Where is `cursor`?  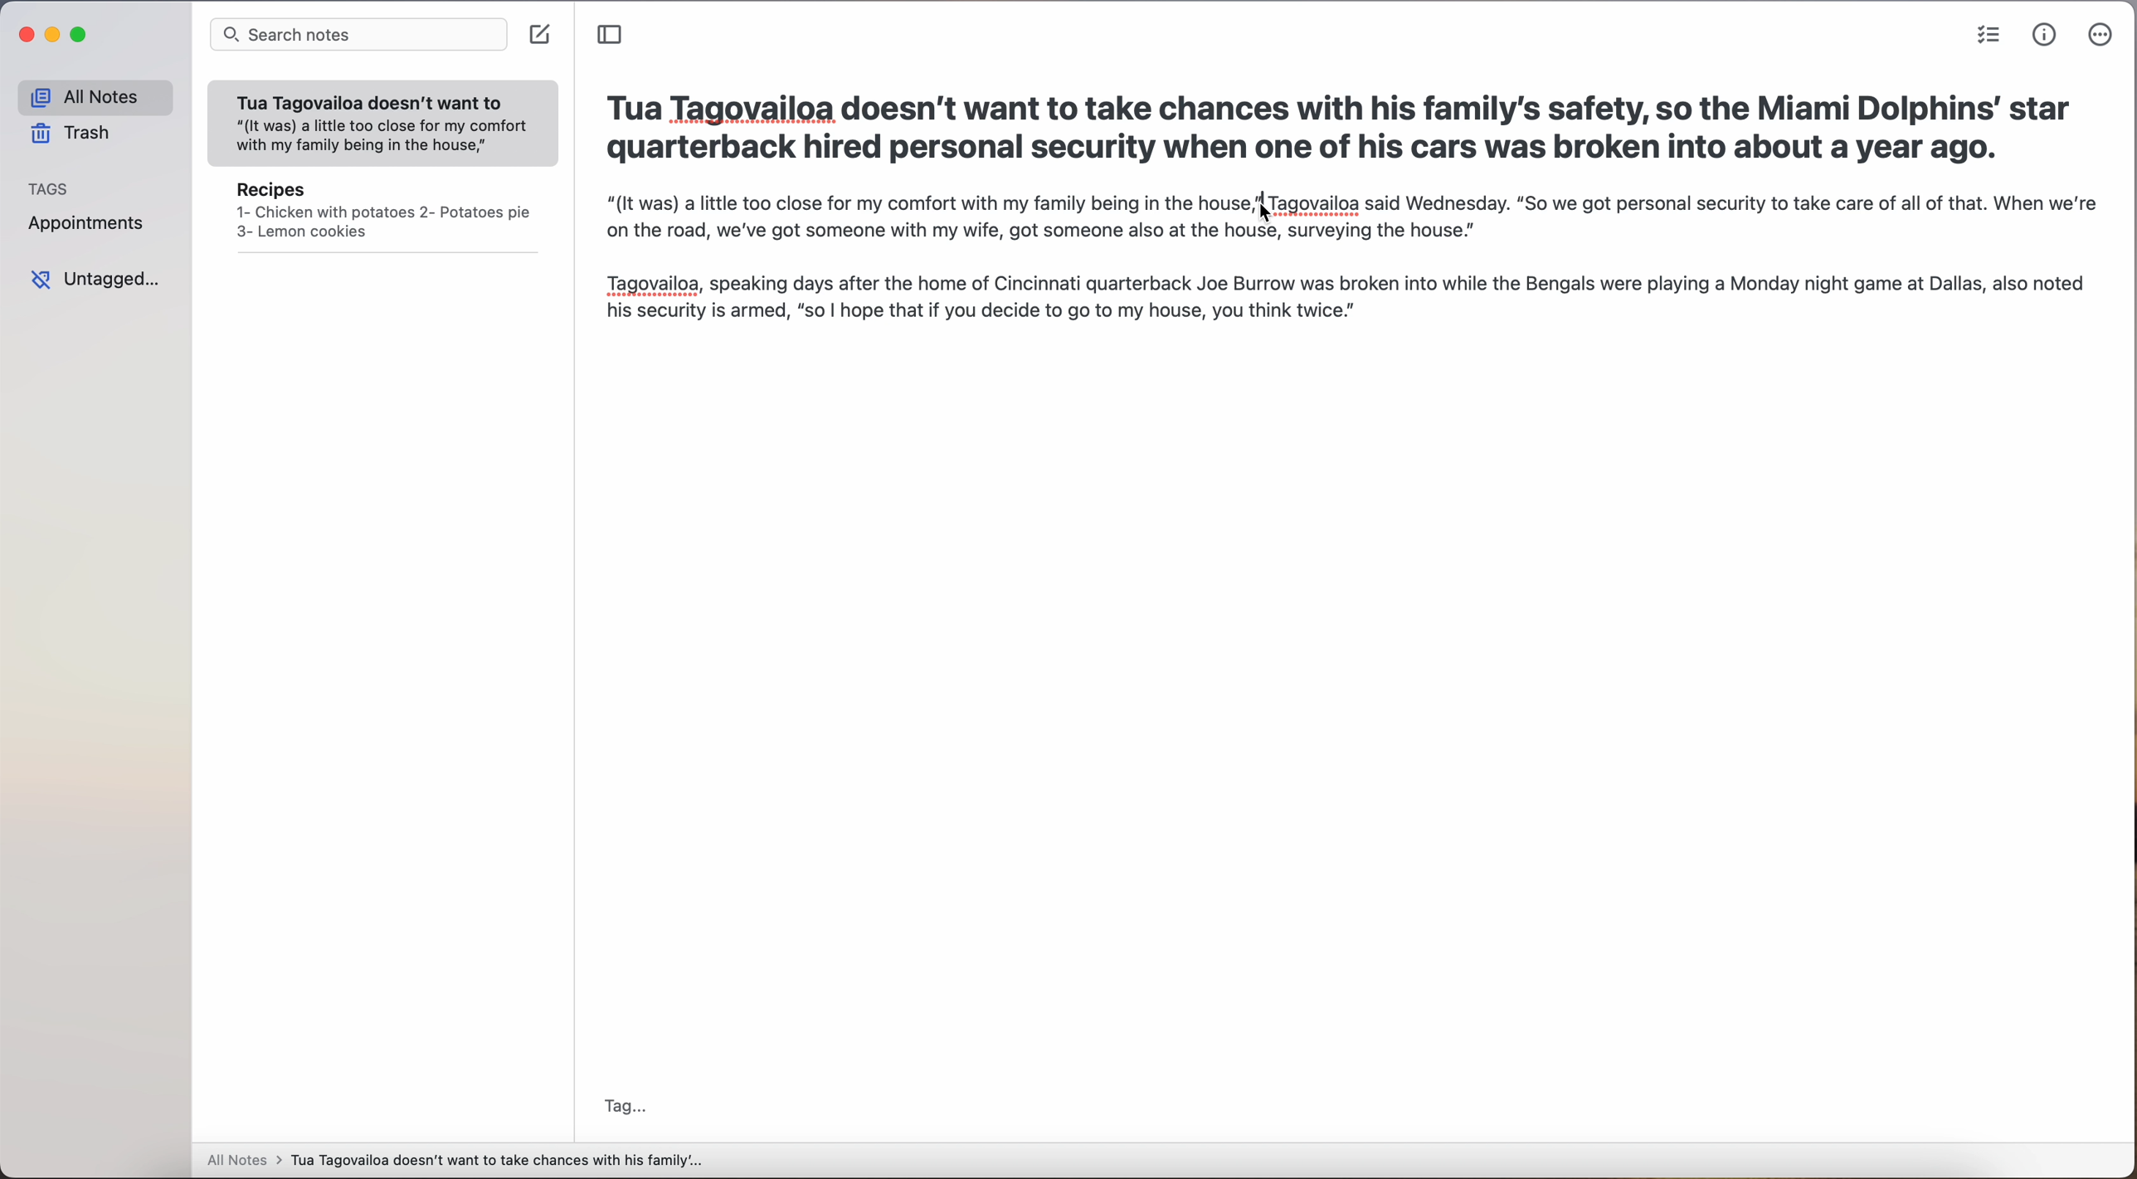 cursor is located at coordinates (1263, 210).